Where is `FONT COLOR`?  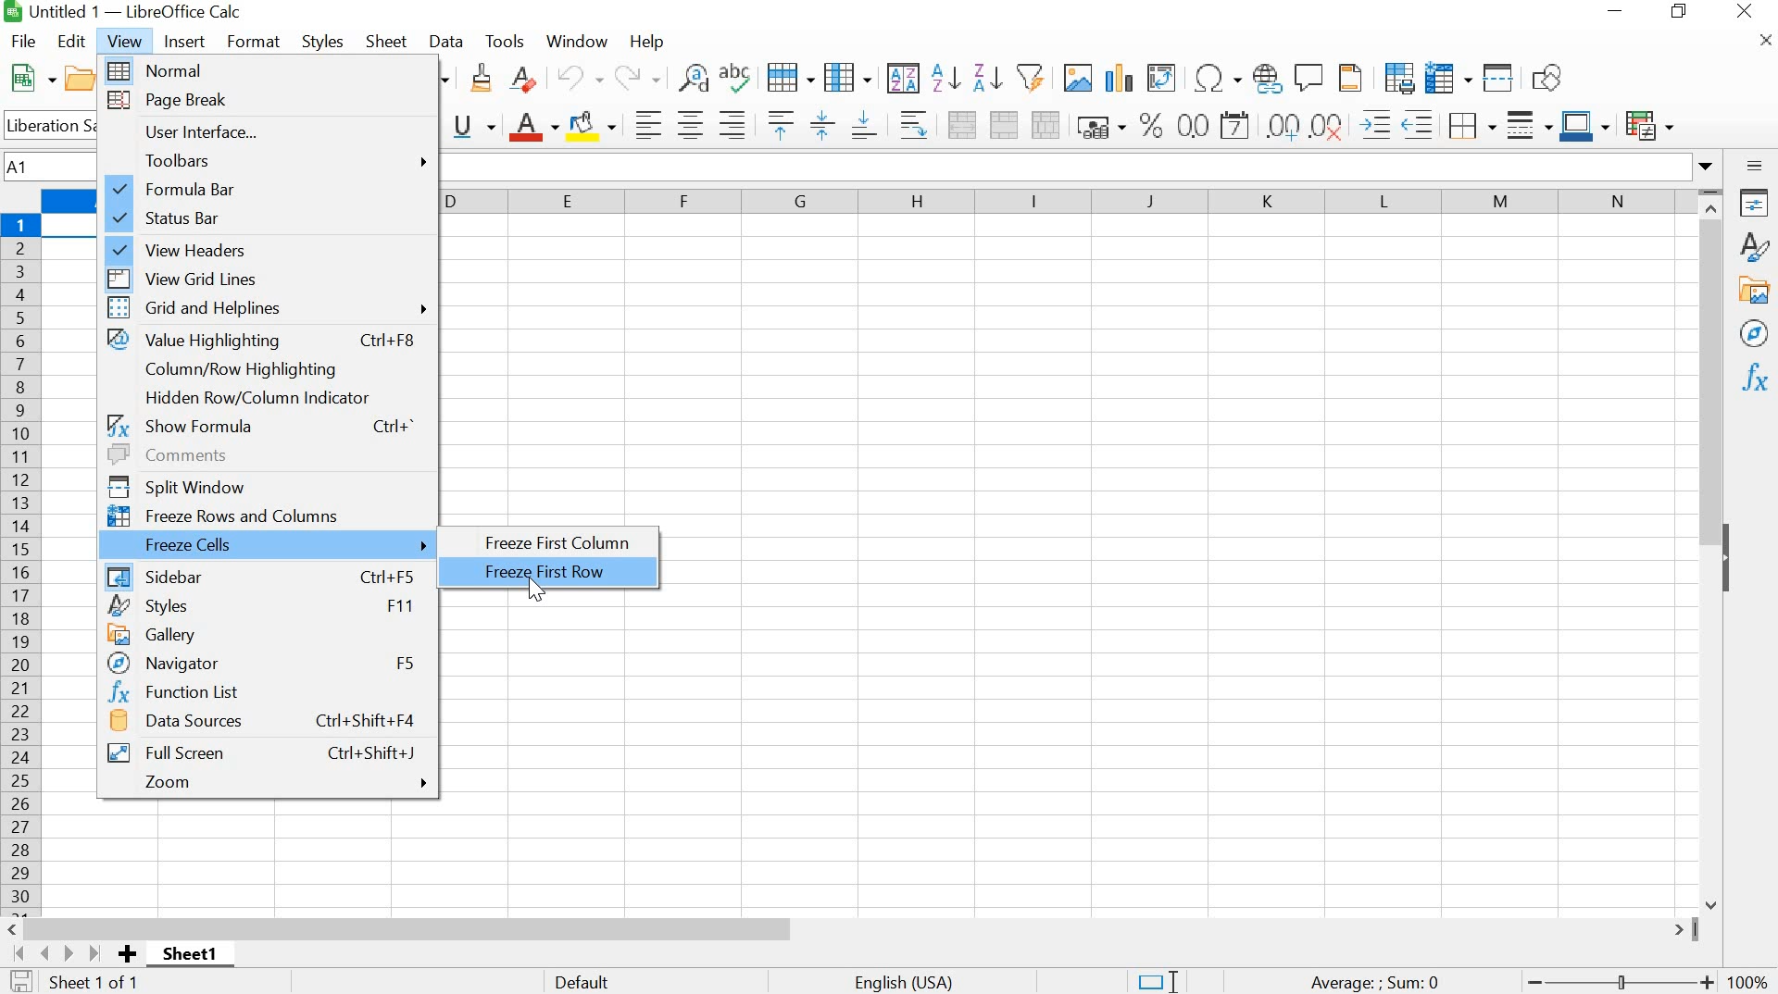 FONT COLOR is located at coordinates (532, 127).